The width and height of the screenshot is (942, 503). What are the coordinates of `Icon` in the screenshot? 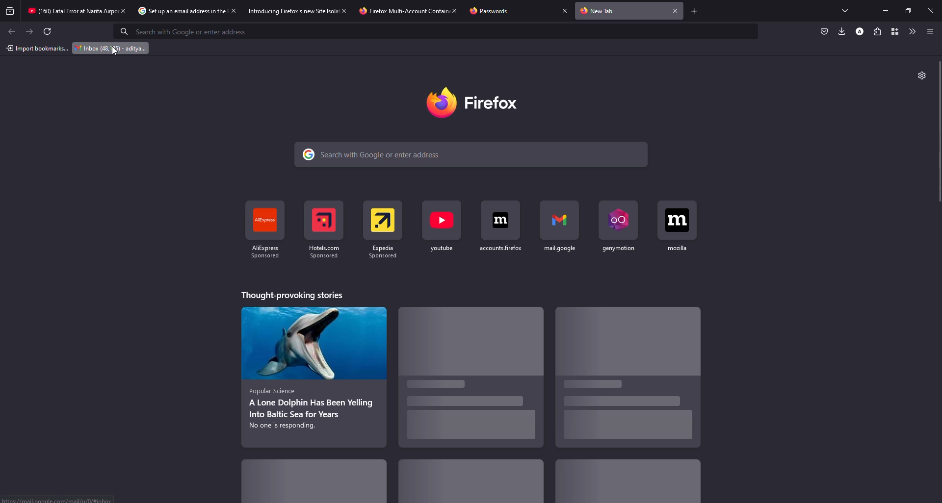 It's located at (614, 218).